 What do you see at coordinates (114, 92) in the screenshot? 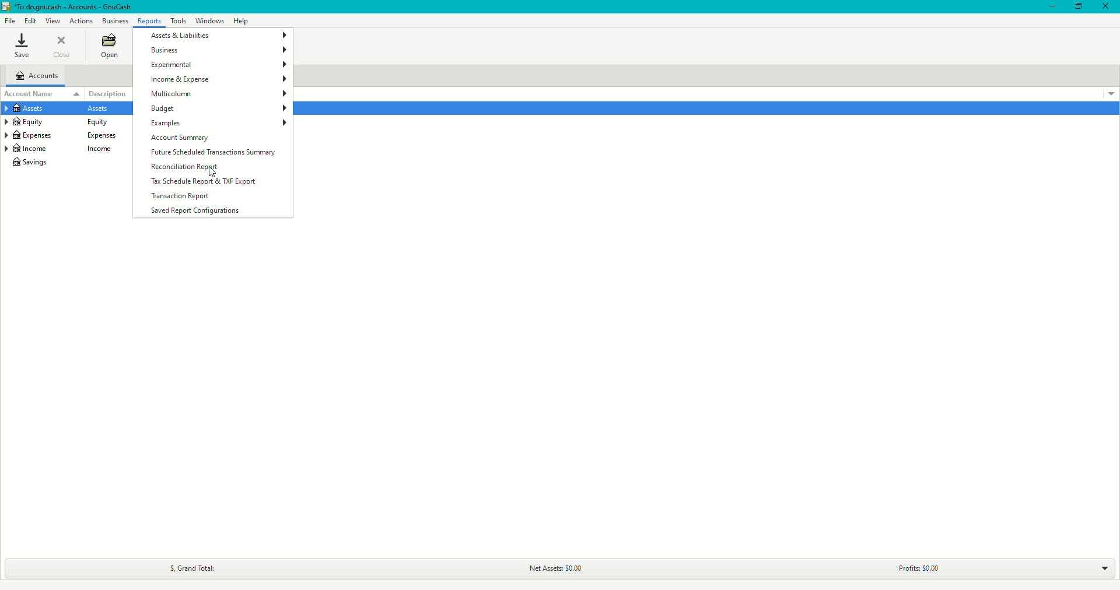
I see `Description` at bounding box center [114, 92].